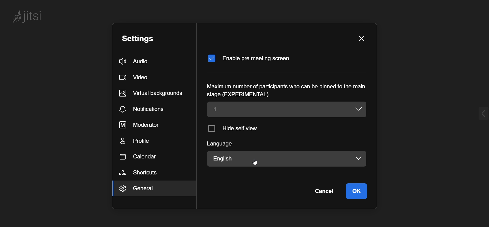 This screenshot has width=489, height=227. I want to click on jitsi, so click(36, 19).